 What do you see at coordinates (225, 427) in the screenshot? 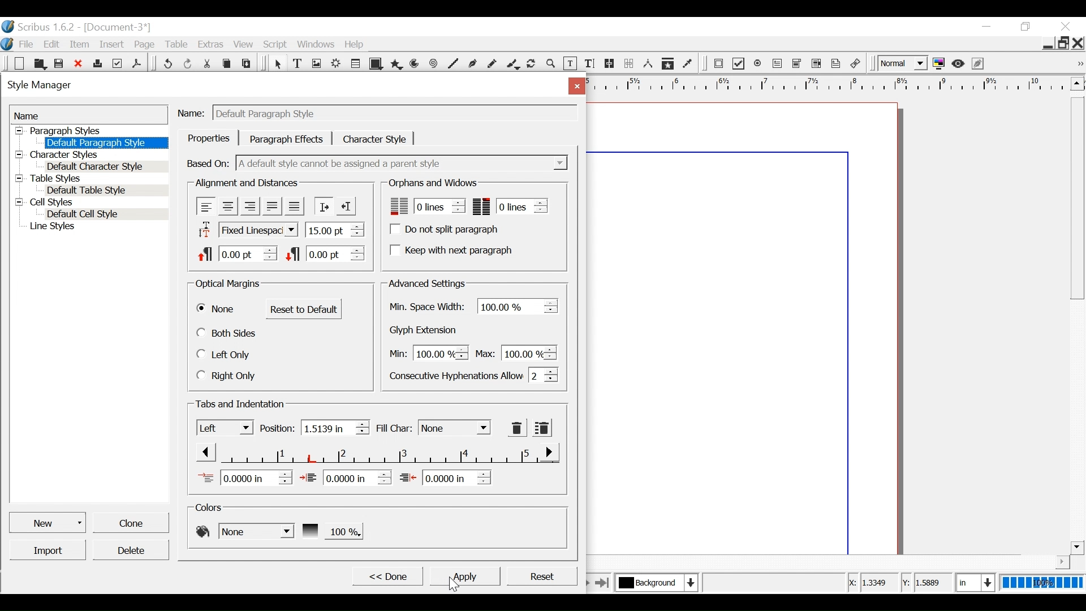
I see `Type or orientation of the tab` at bounding box center [225, 427].